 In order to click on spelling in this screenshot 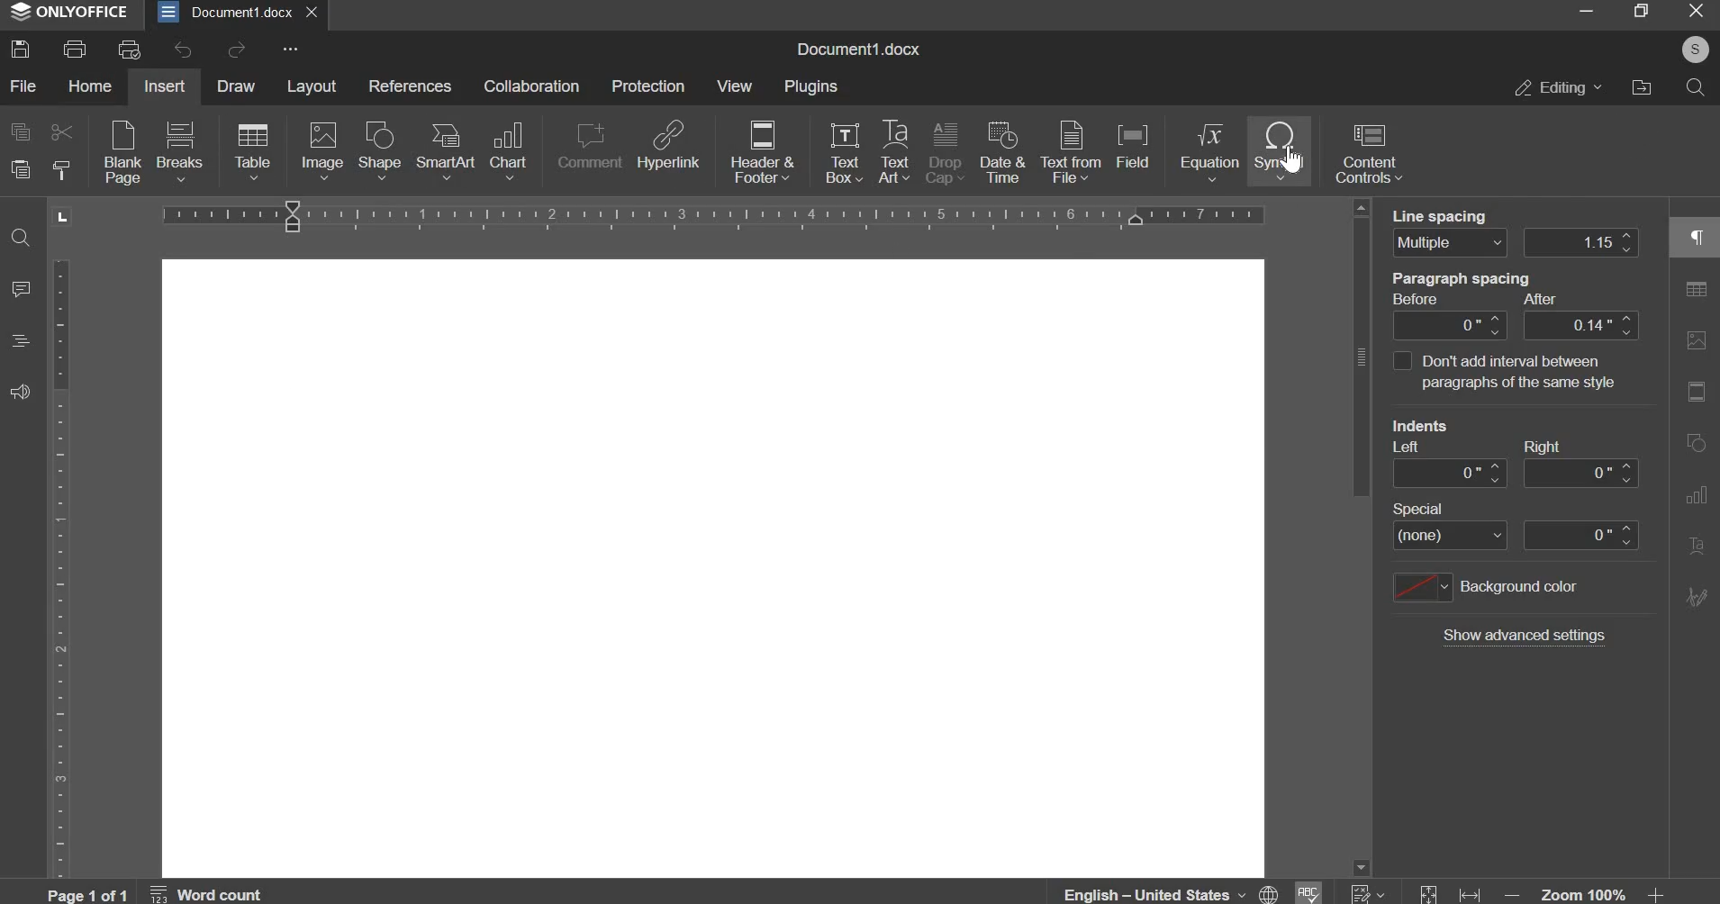, I will do `click(1307, 892)`.